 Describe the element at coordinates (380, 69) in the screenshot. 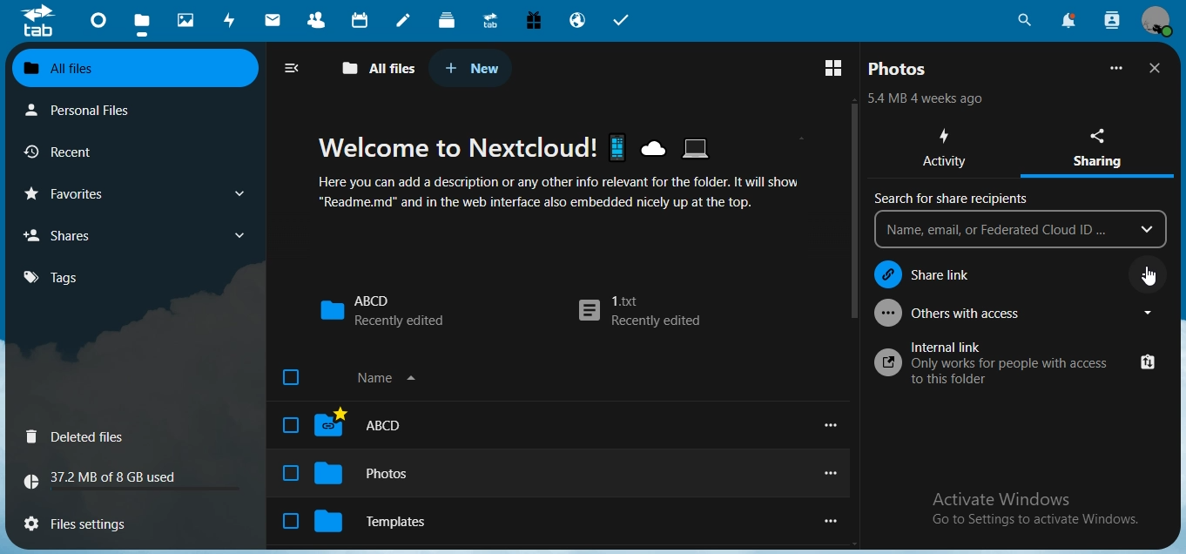

I see `all files` at that location.